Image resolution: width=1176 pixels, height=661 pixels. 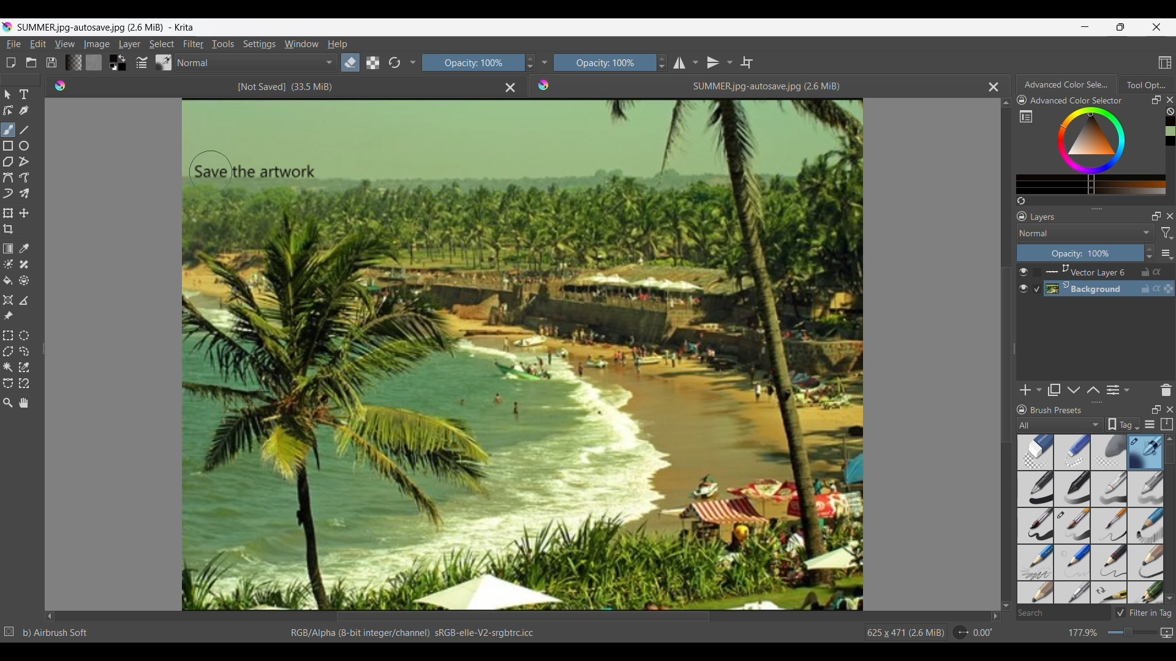 I want to click on Layer mode options, so click(x=1085, y=233).